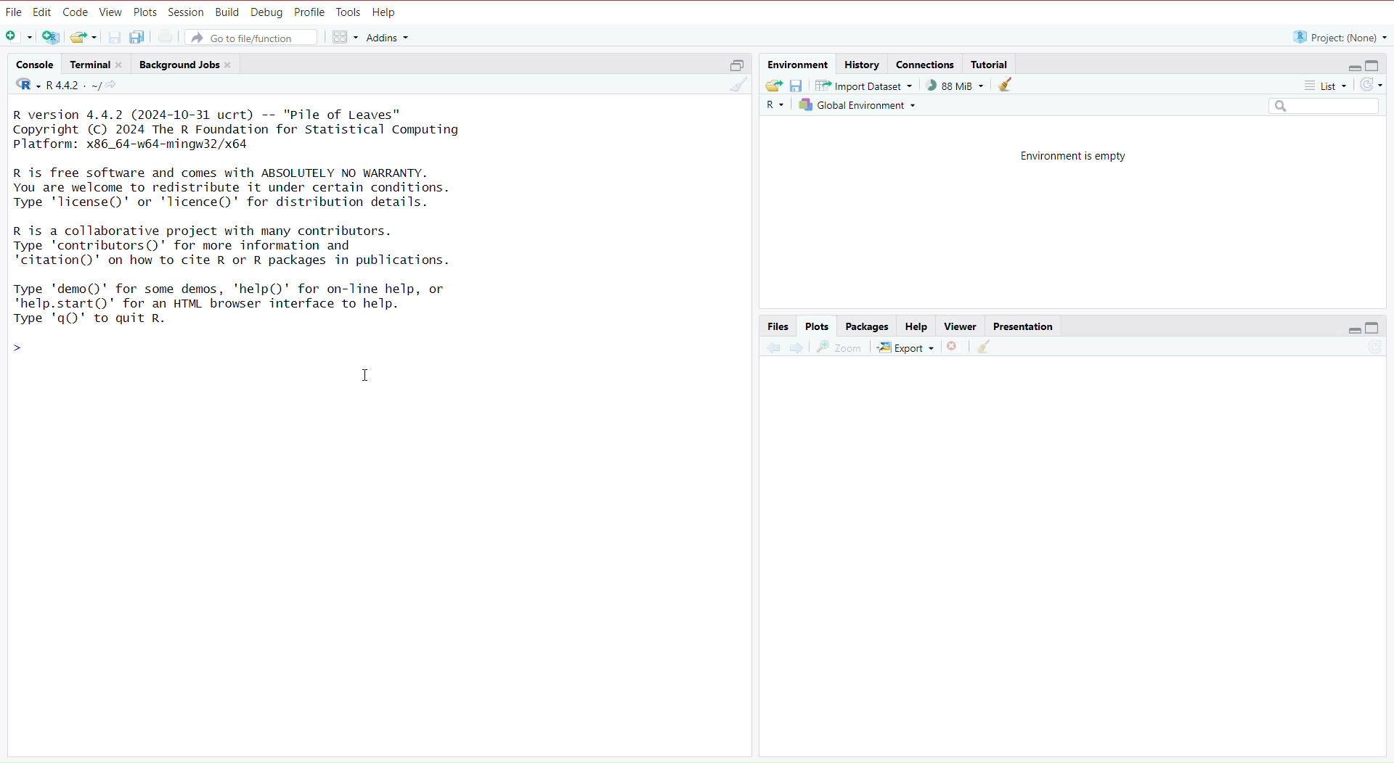 The image size is (1394, 763). I want to click on connections, so click(926, 66).